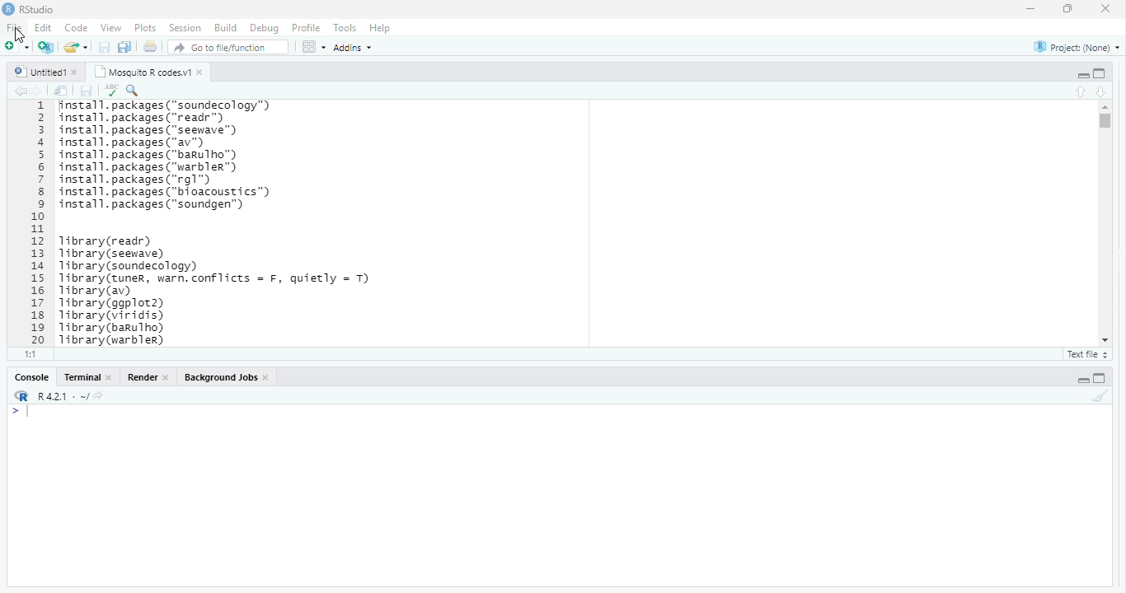 Image resolution: width=1126 pixels, height=593 pixels. I want to click on 1 2 3 4 5 6 7 8 9 10 11 12 13 14 15 16 17 18 19 20, so click(40, 223).